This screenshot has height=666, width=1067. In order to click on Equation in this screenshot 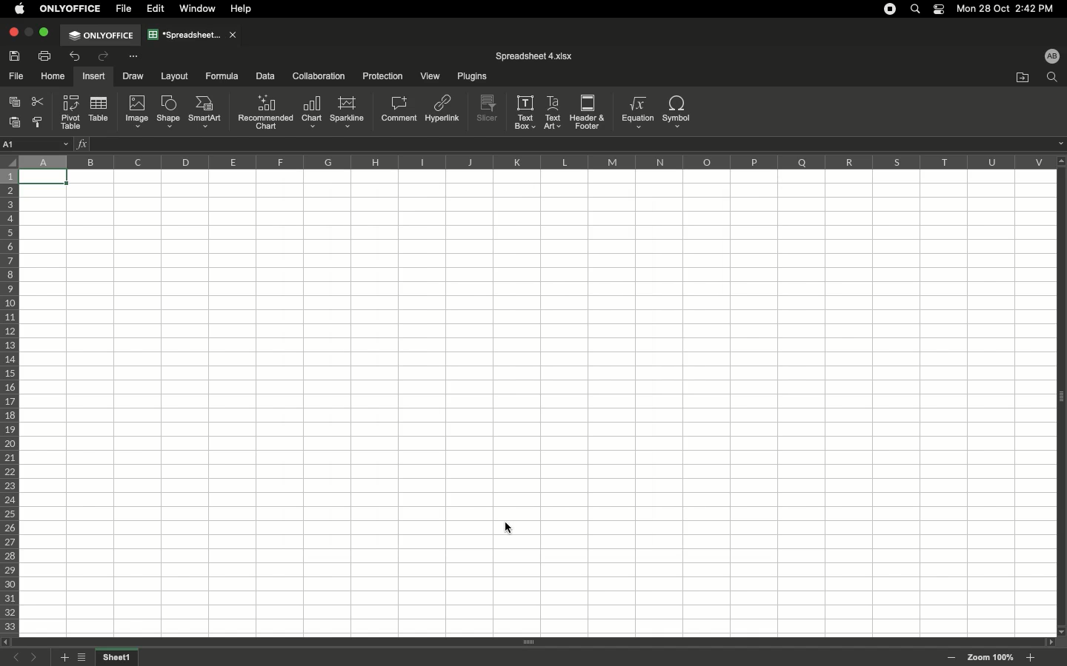, I will do `click(636, 112)`.